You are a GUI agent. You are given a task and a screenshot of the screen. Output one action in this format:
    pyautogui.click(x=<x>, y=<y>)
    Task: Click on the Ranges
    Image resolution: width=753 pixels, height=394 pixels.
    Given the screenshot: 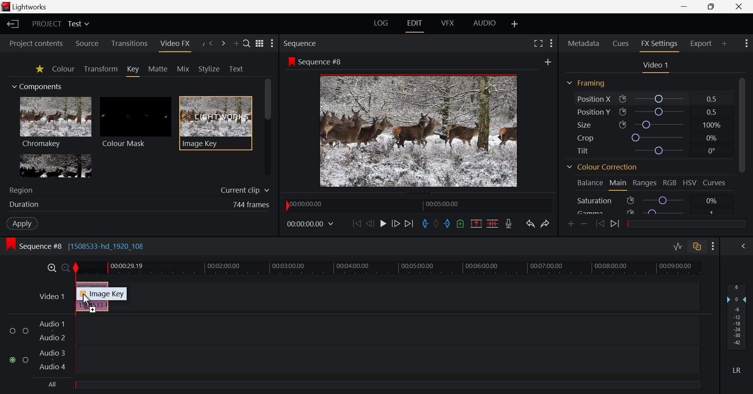 What is the action you would take?
    pyautogui.click(x=644, y=182)
    